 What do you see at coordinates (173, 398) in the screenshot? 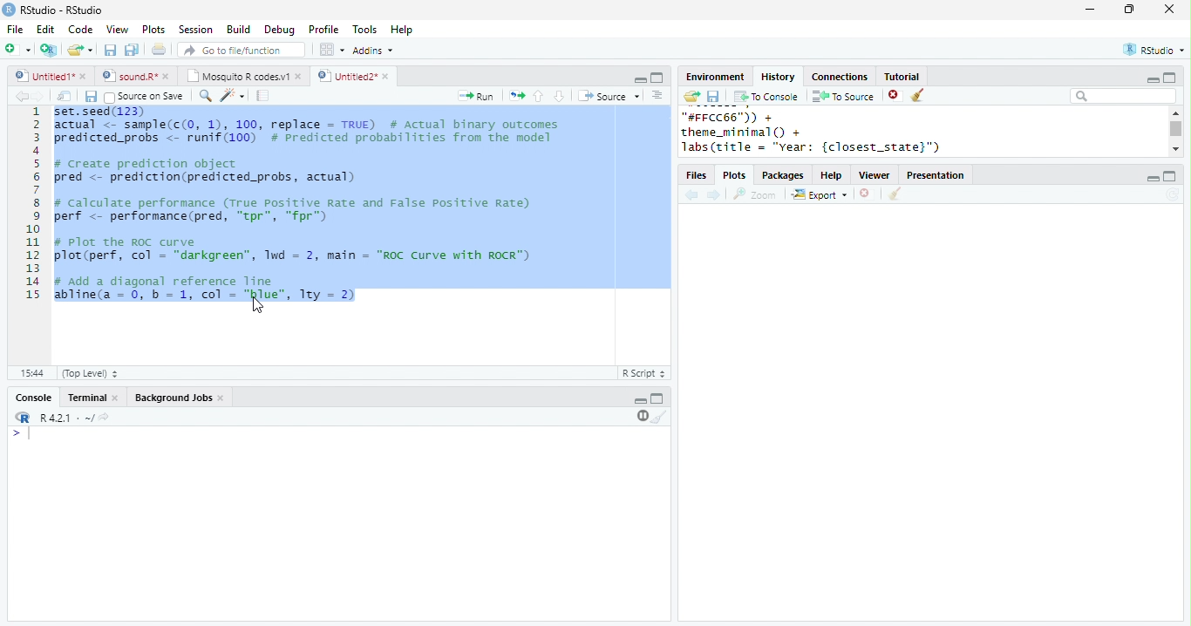
I see `Background Jobs` at bounding box center [173, 398].